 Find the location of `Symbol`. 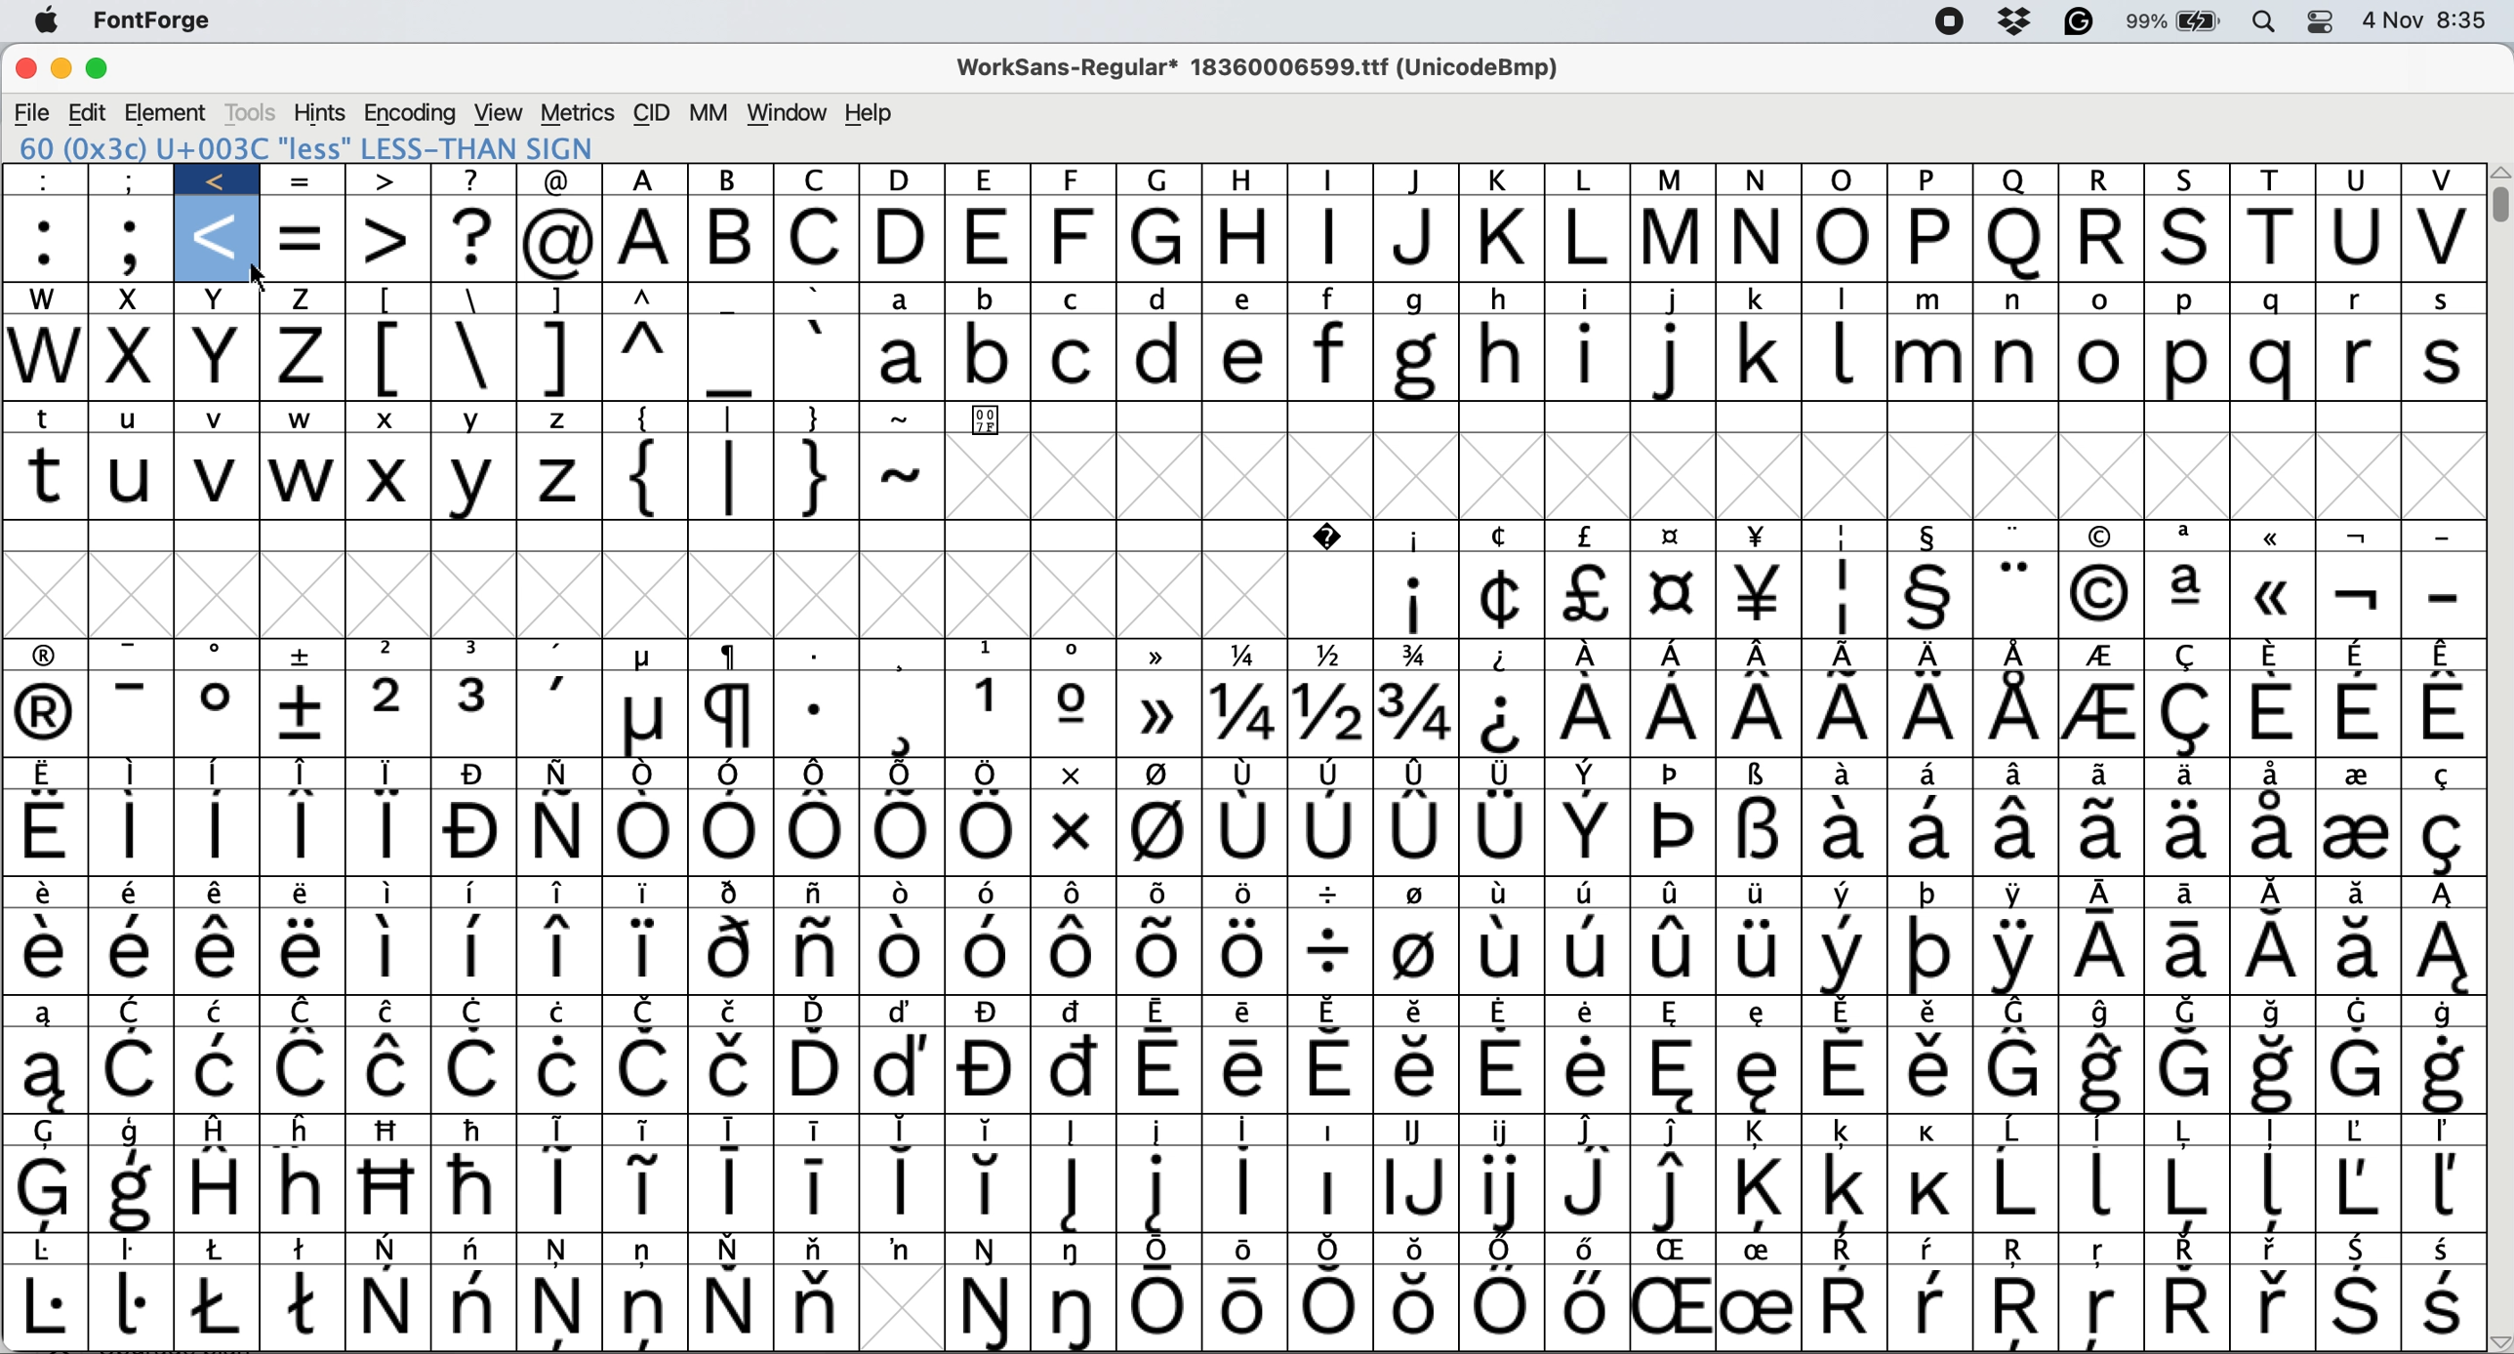

Symbol is located at coordinates (1938, 654).